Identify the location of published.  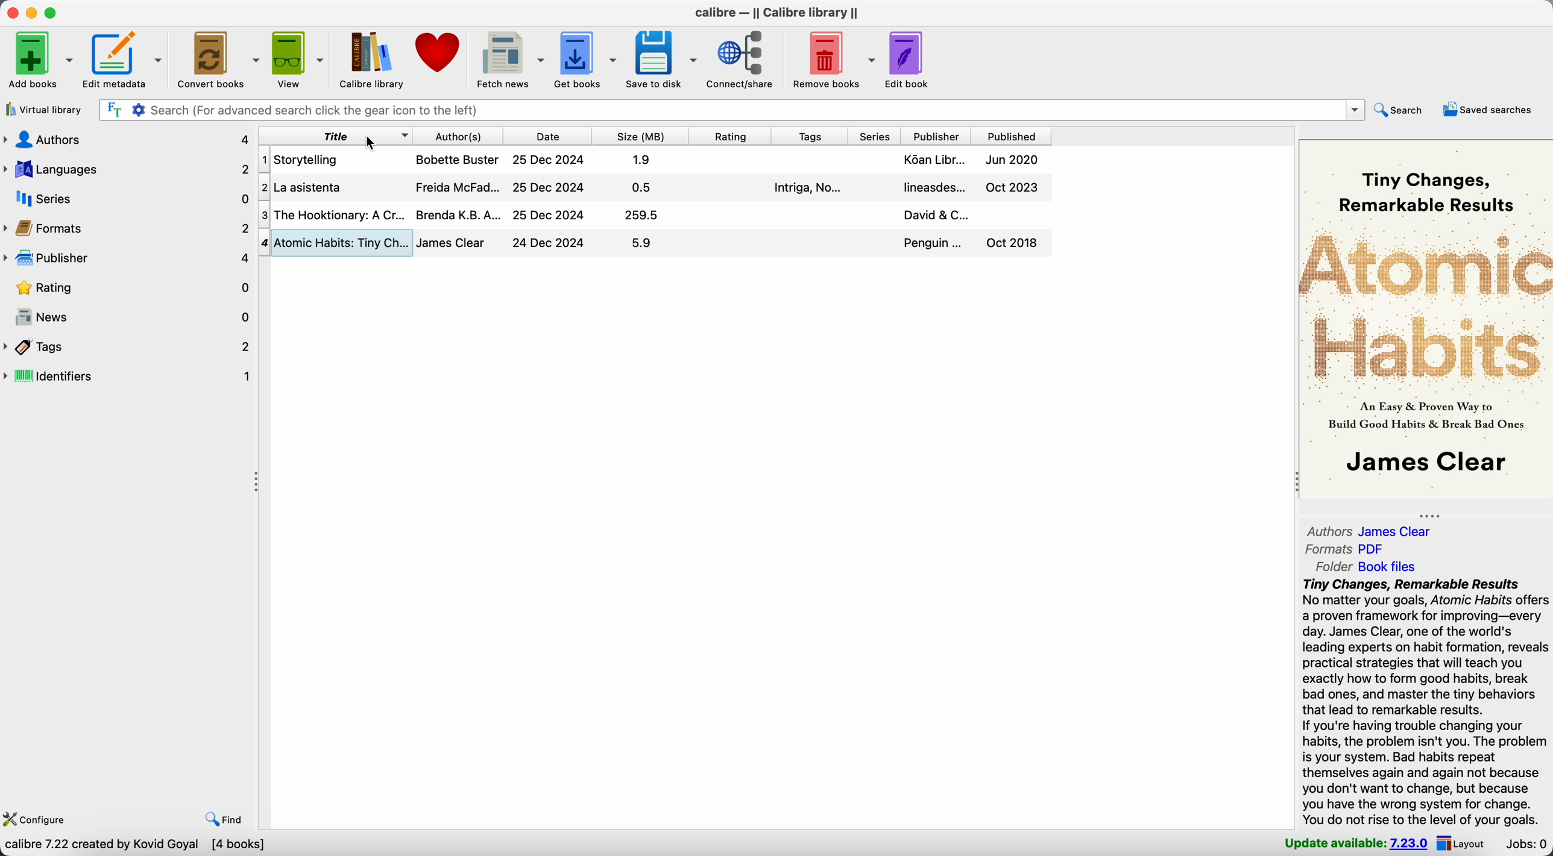
(1012, 135).